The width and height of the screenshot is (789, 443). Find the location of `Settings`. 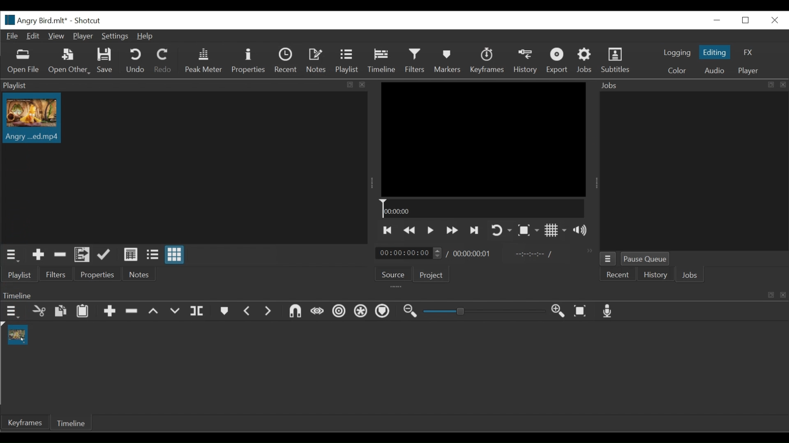

Settings is located at coordinates (114, 37).